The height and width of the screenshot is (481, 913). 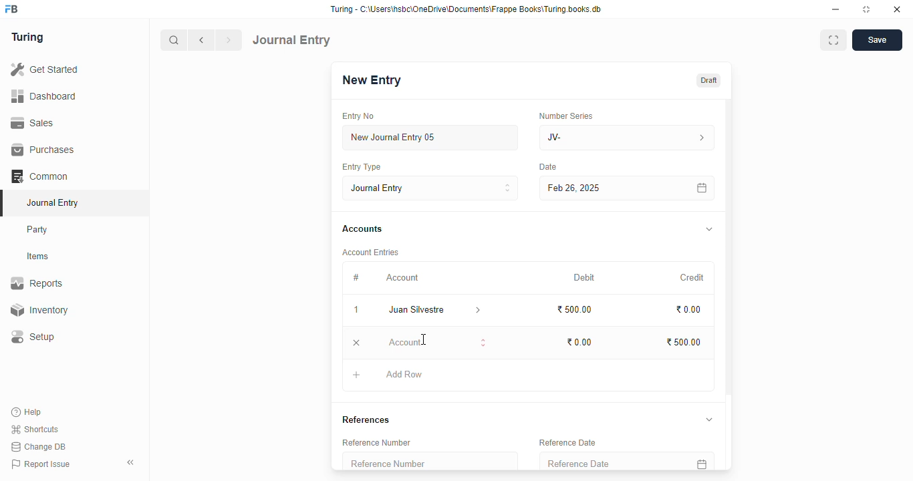 What do you see at coordinates (37, 283) in the screenshot?
I see `reports` at bounding box center [37, 283].